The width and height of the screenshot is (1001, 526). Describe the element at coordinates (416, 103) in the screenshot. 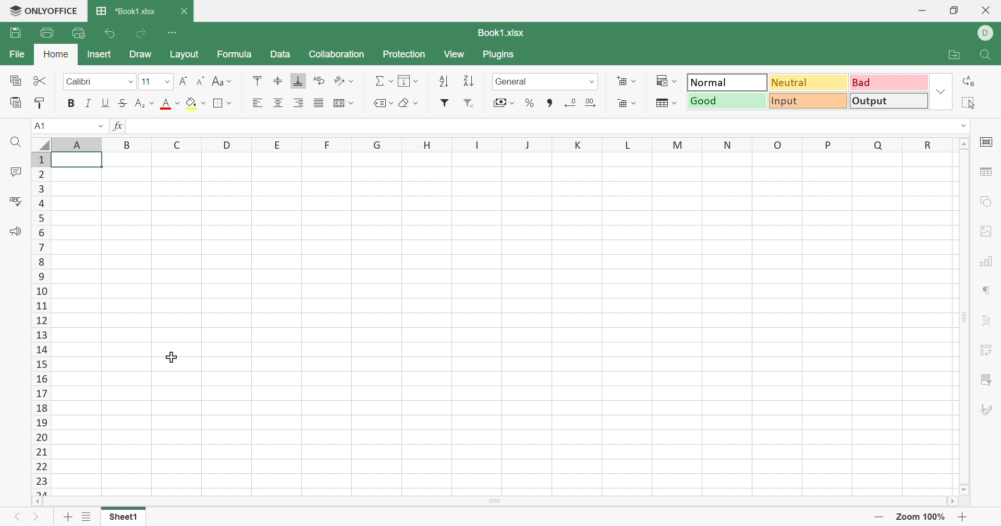

I see `Drop Down` at that location.